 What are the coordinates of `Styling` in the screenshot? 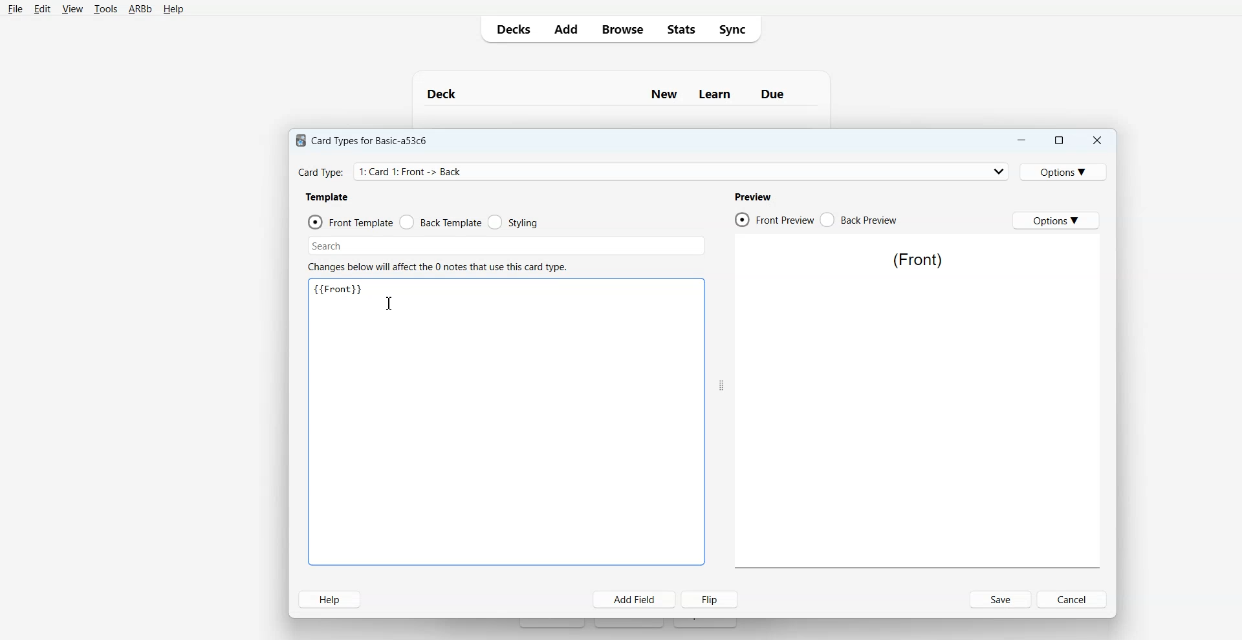 It's located at (514, 222).